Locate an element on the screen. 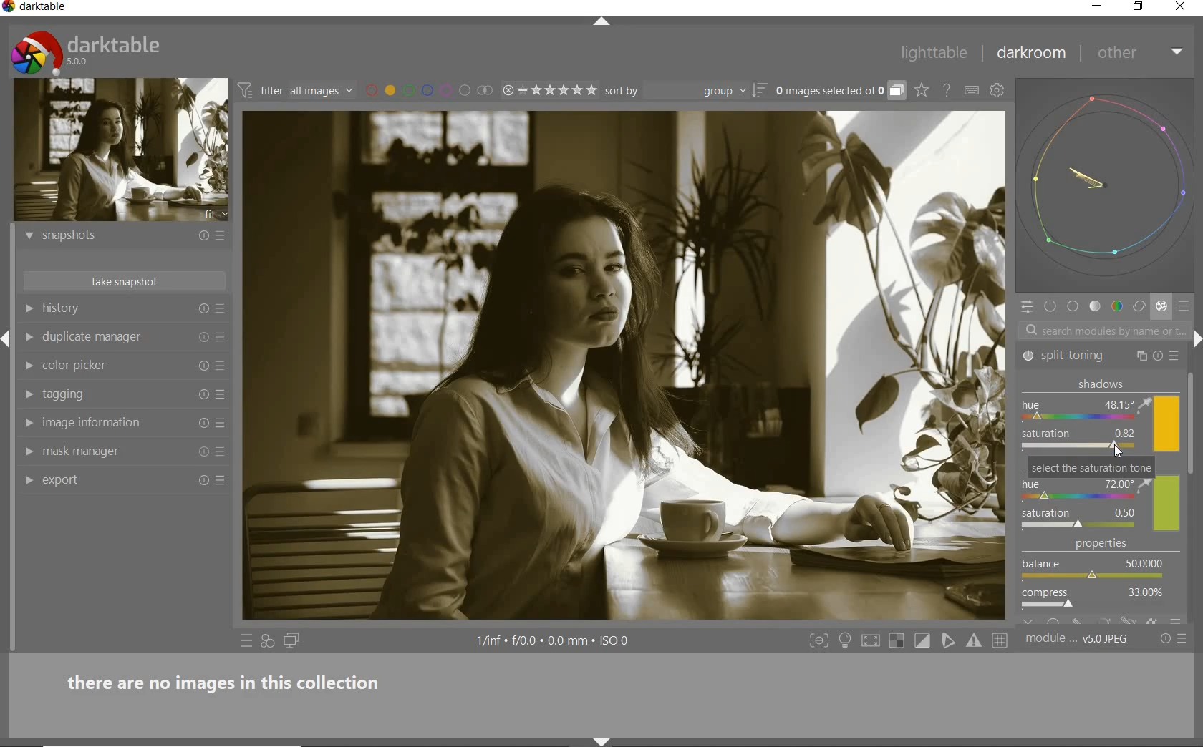  open online help is located at coordinates (947, 89).